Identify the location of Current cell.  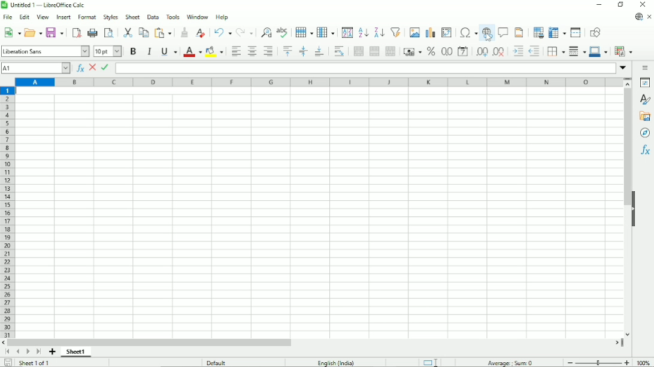
(36, 68).